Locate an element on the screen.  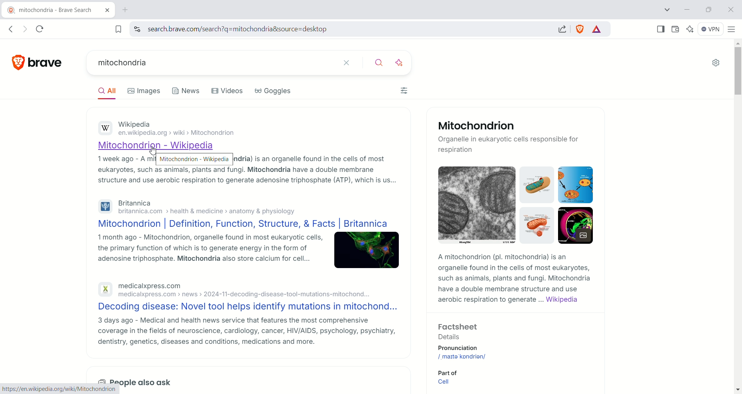
medicalxpress.com is located at coordinates (155, 285).